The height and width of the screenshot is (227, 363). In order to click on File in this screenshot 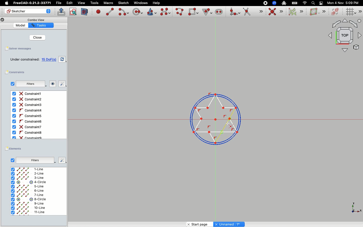, I will do `click(59, 3)`.